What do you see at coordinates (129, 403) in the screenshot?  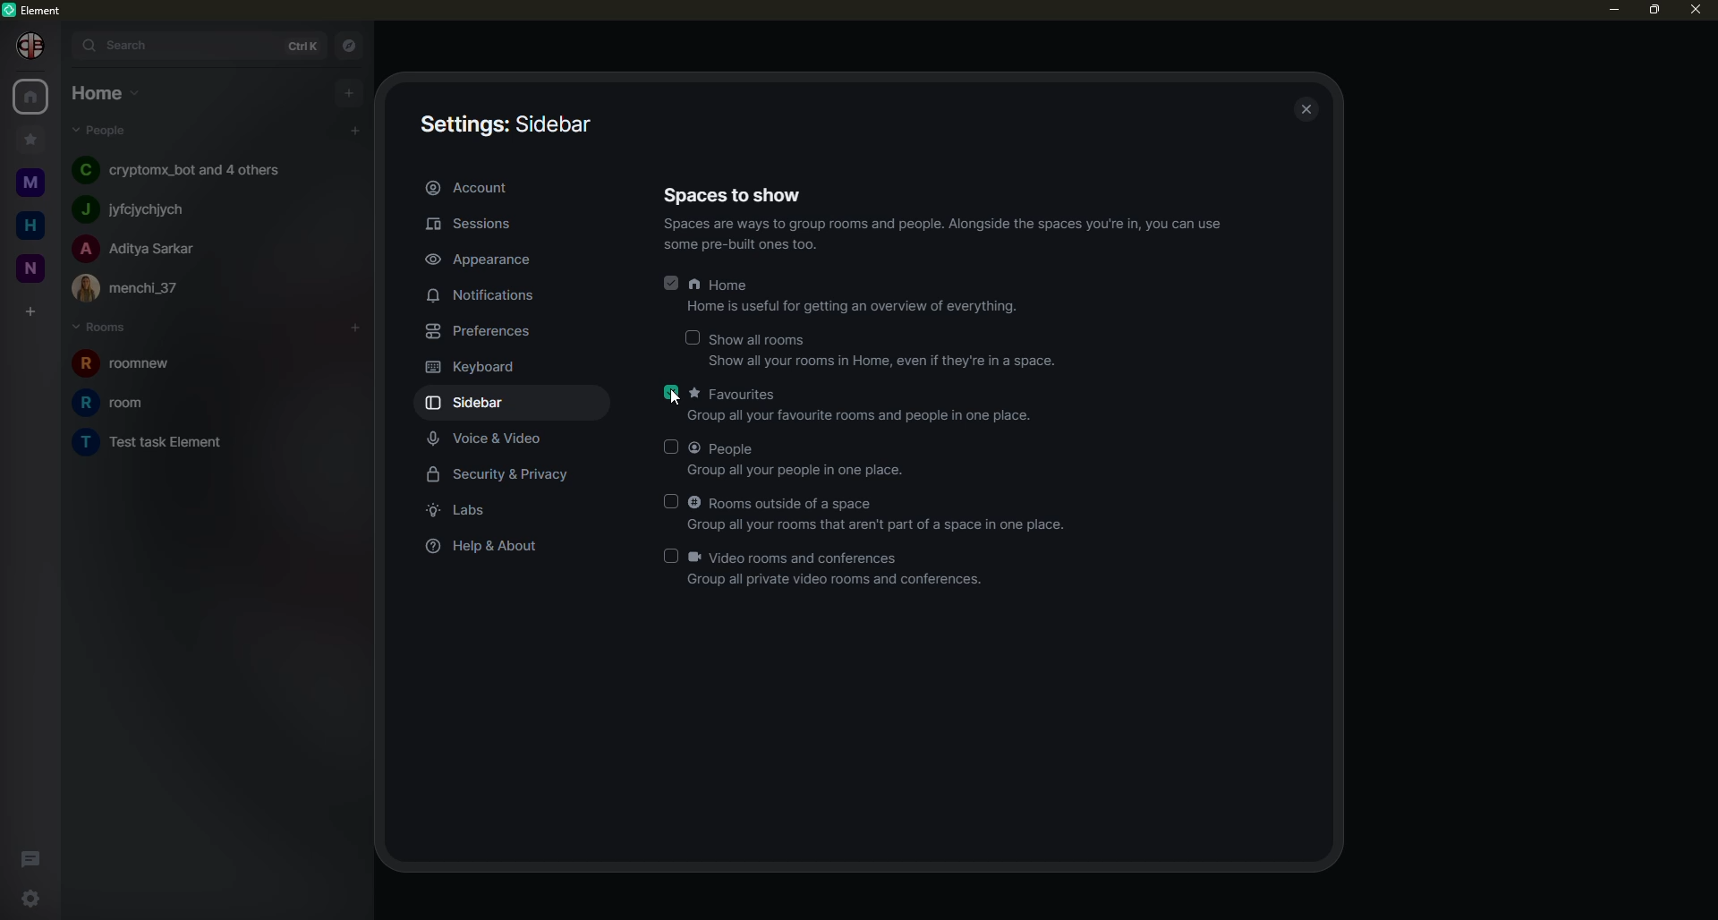 I see `room` at bounding box center [129, 403].